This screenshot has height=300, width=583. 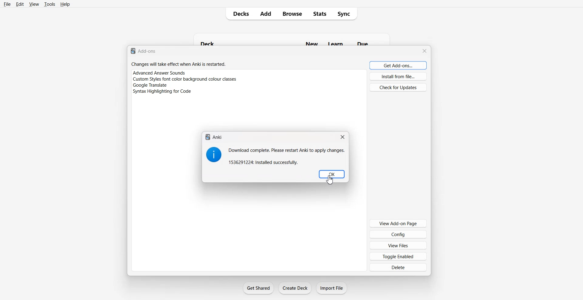 What do you see at coordinates (264, 162) in the screenshot?
I see `installed` at bounding box center [264, 162].